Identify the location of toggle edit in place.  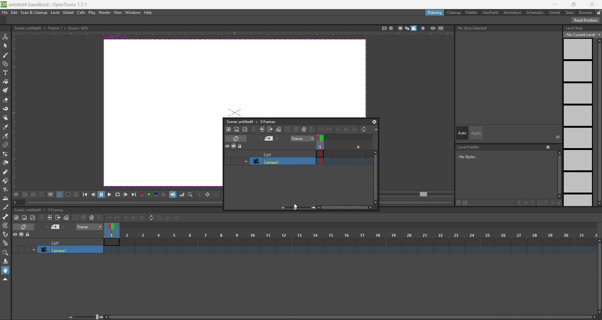
(66, 217).